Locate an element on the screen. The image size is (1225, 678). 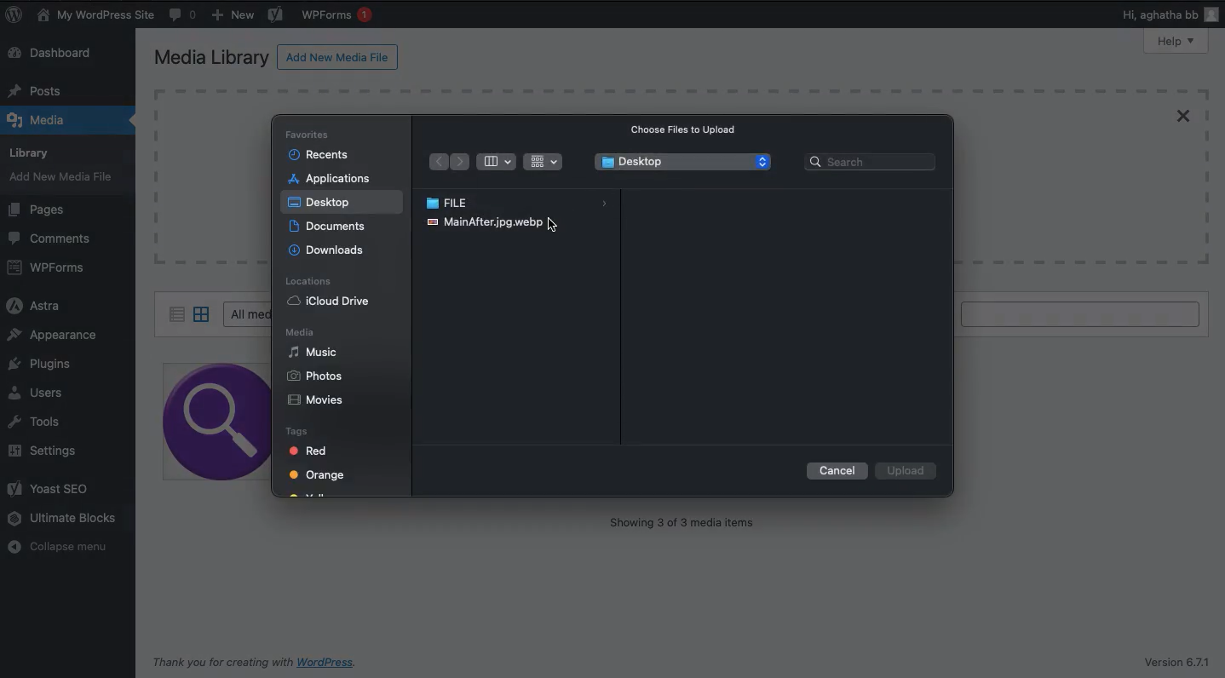
Thank you for creating with WordPress is located at coordinates (256, 664).